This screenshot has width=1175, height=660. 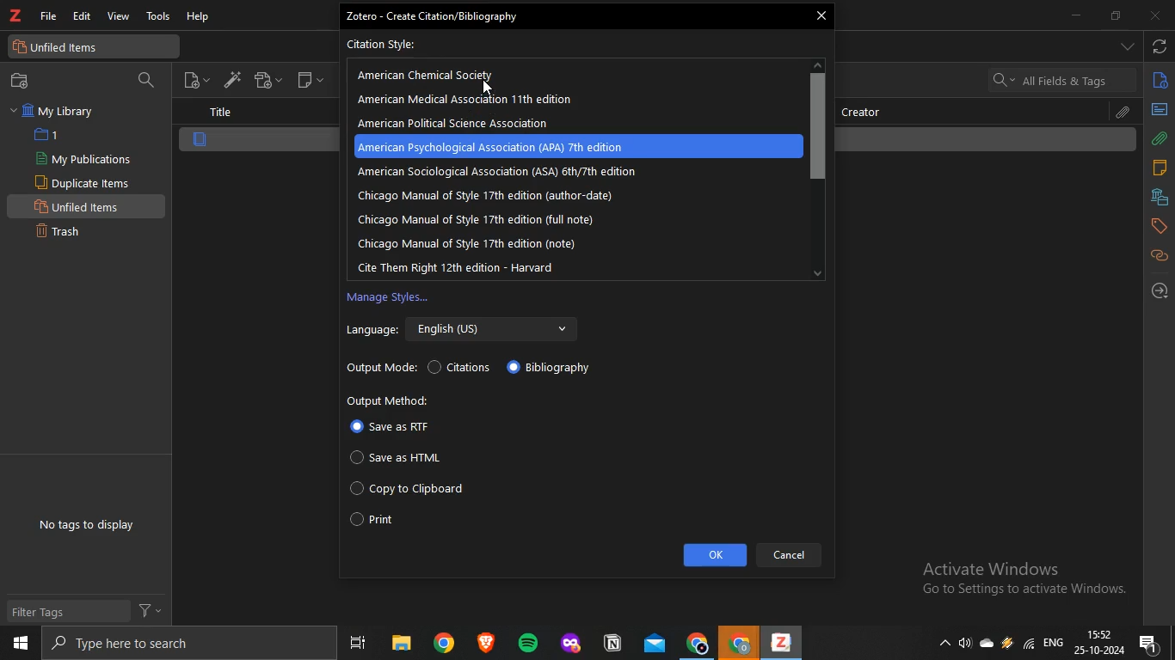 I want to click on edit, so click(x=82, y=17).